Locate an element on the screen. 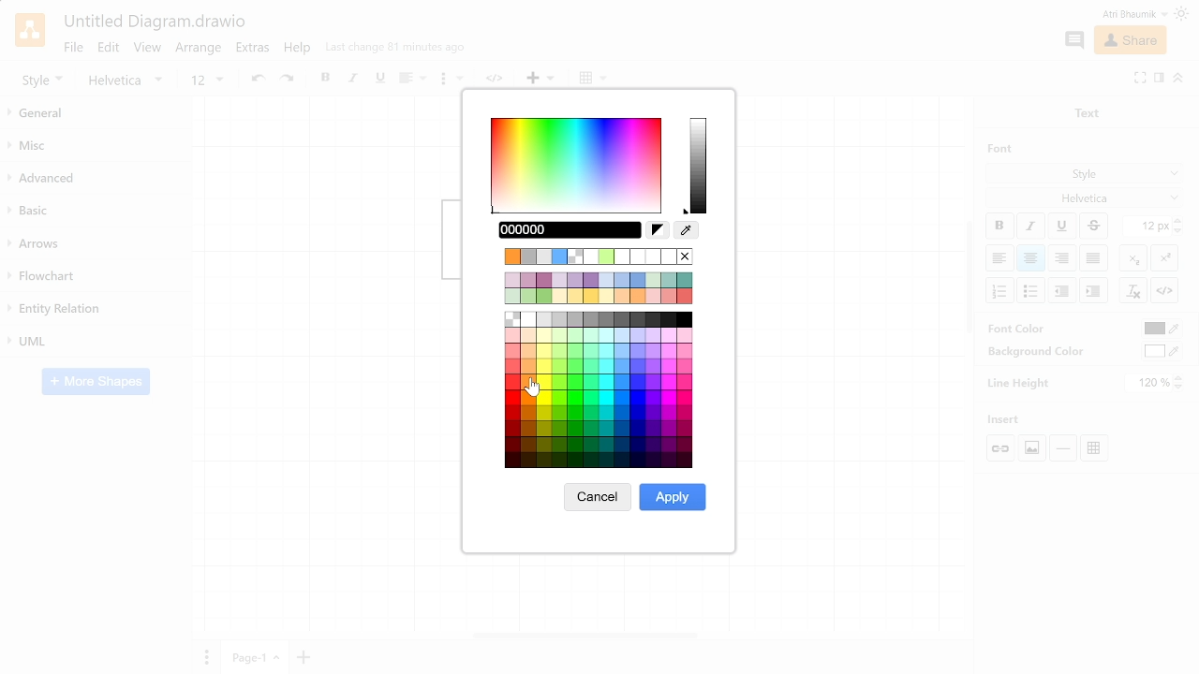 This screenshot has width=1199, height=674. Misc is located at coordinates (96, 148).